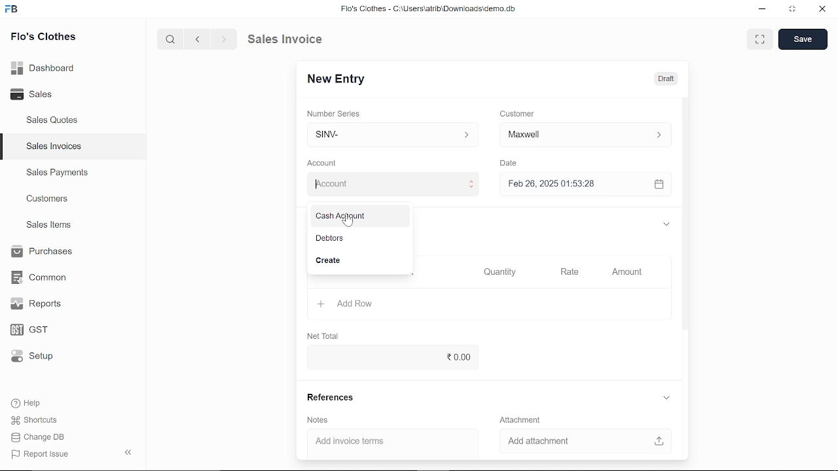 This screenshot has width=838, height=471. I want to click on Sales Quotes, so click(54, 121).